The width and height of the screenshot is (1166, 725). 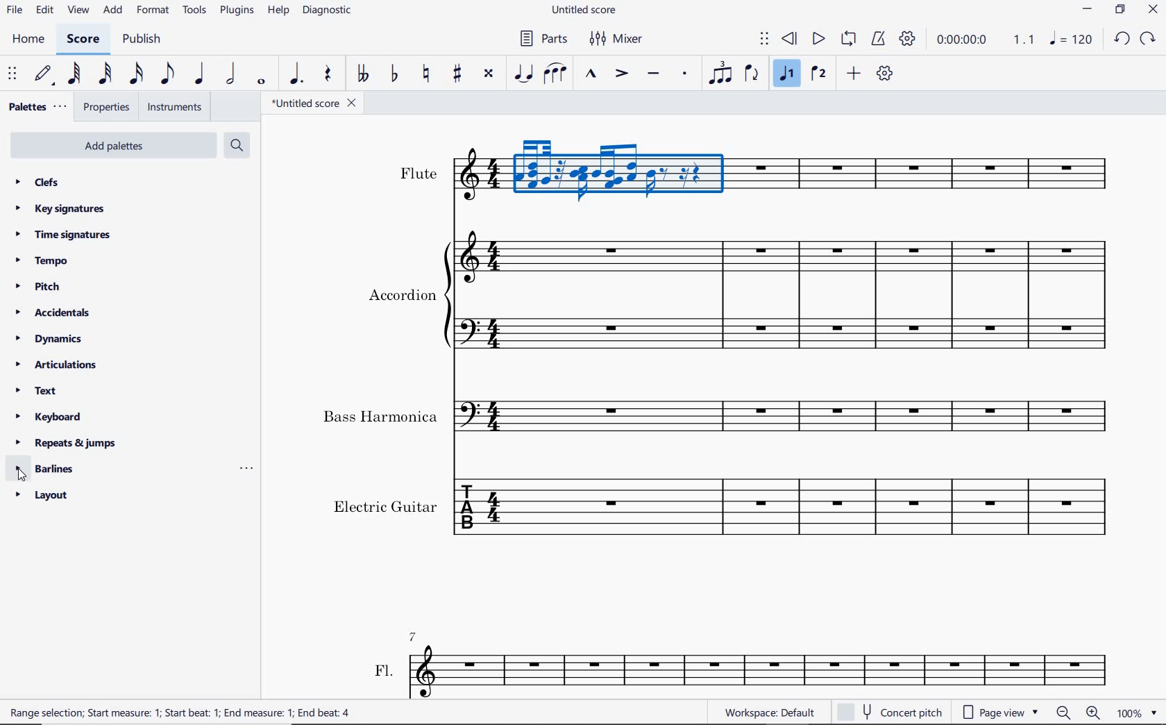 What do you see at coordinates (278, 11) in the screenshot?
I see `help` at bounding box center [278, 11].